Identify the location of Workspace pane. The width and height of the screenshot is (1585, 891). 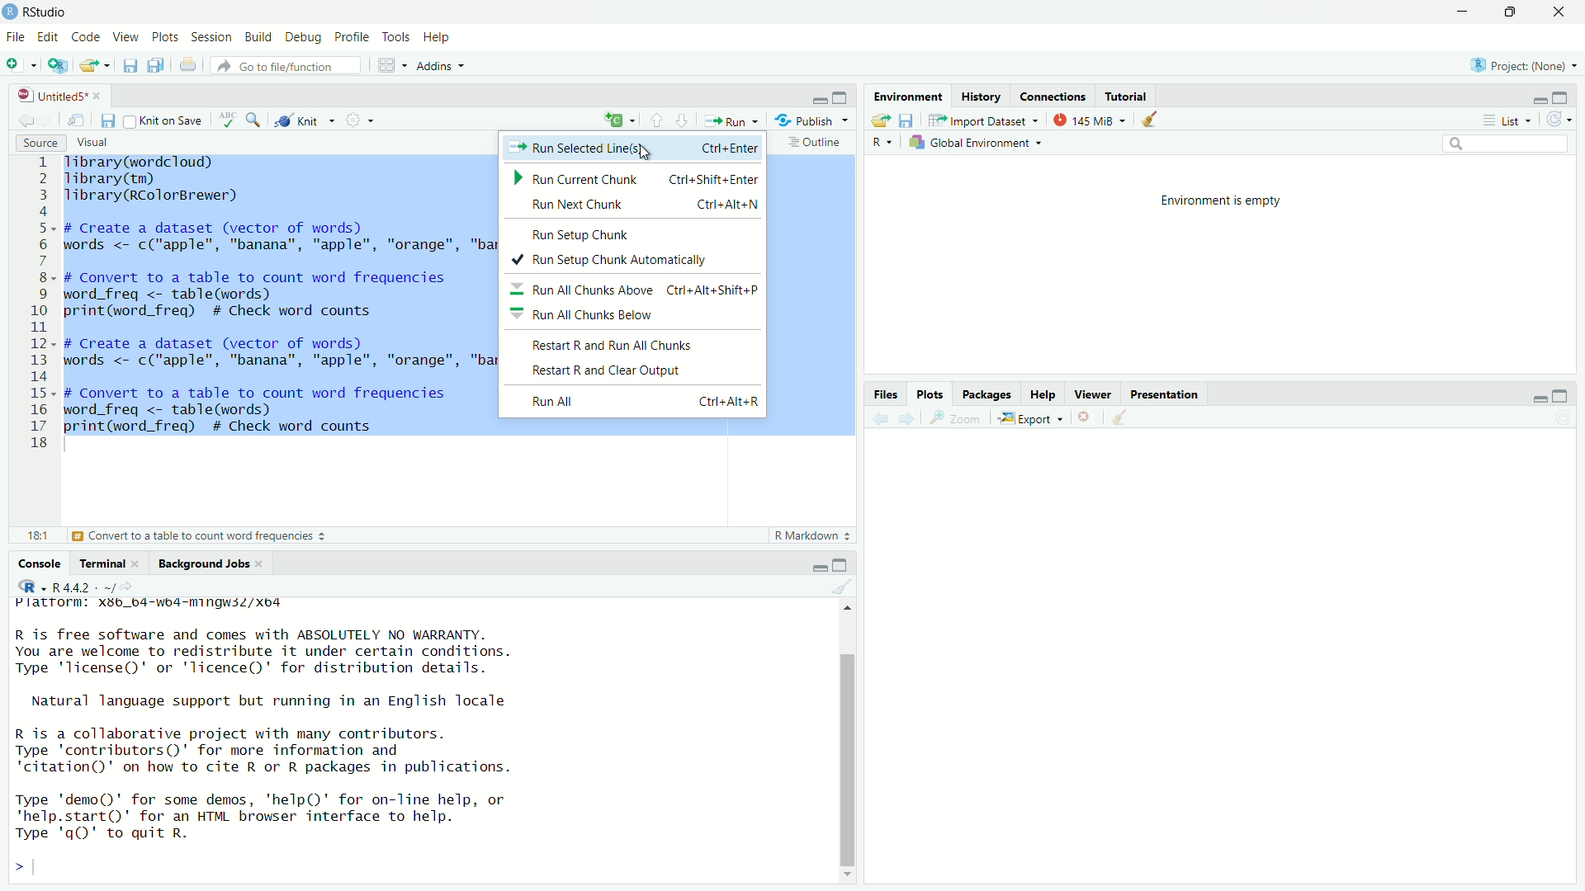
(392, 64).